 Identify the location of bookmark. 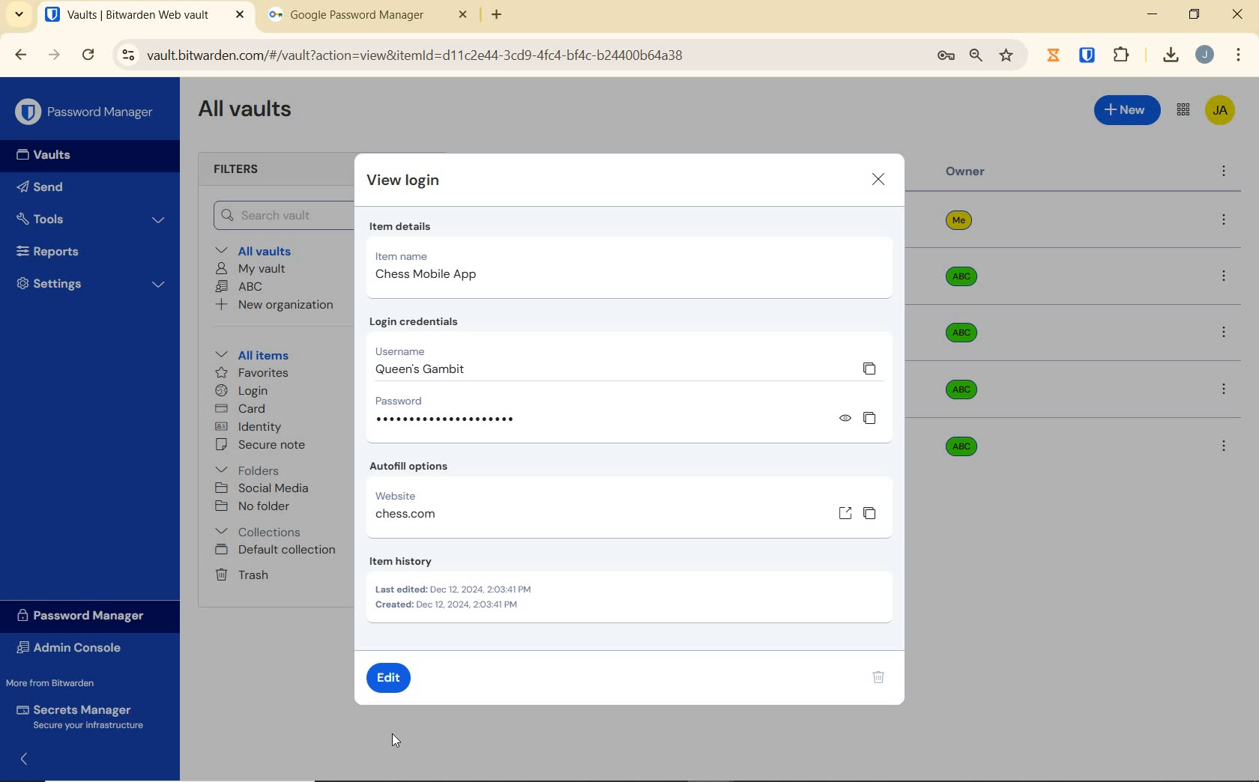
(1008, 55).